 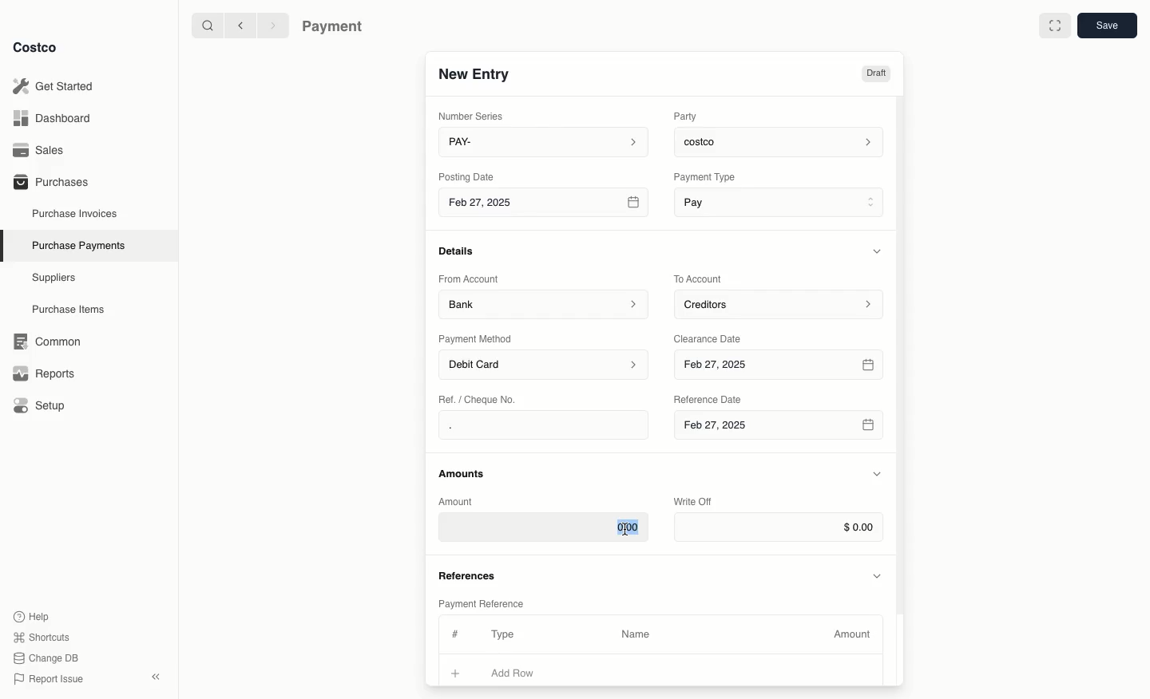 I want to click on References, so click(x=470, y=574).